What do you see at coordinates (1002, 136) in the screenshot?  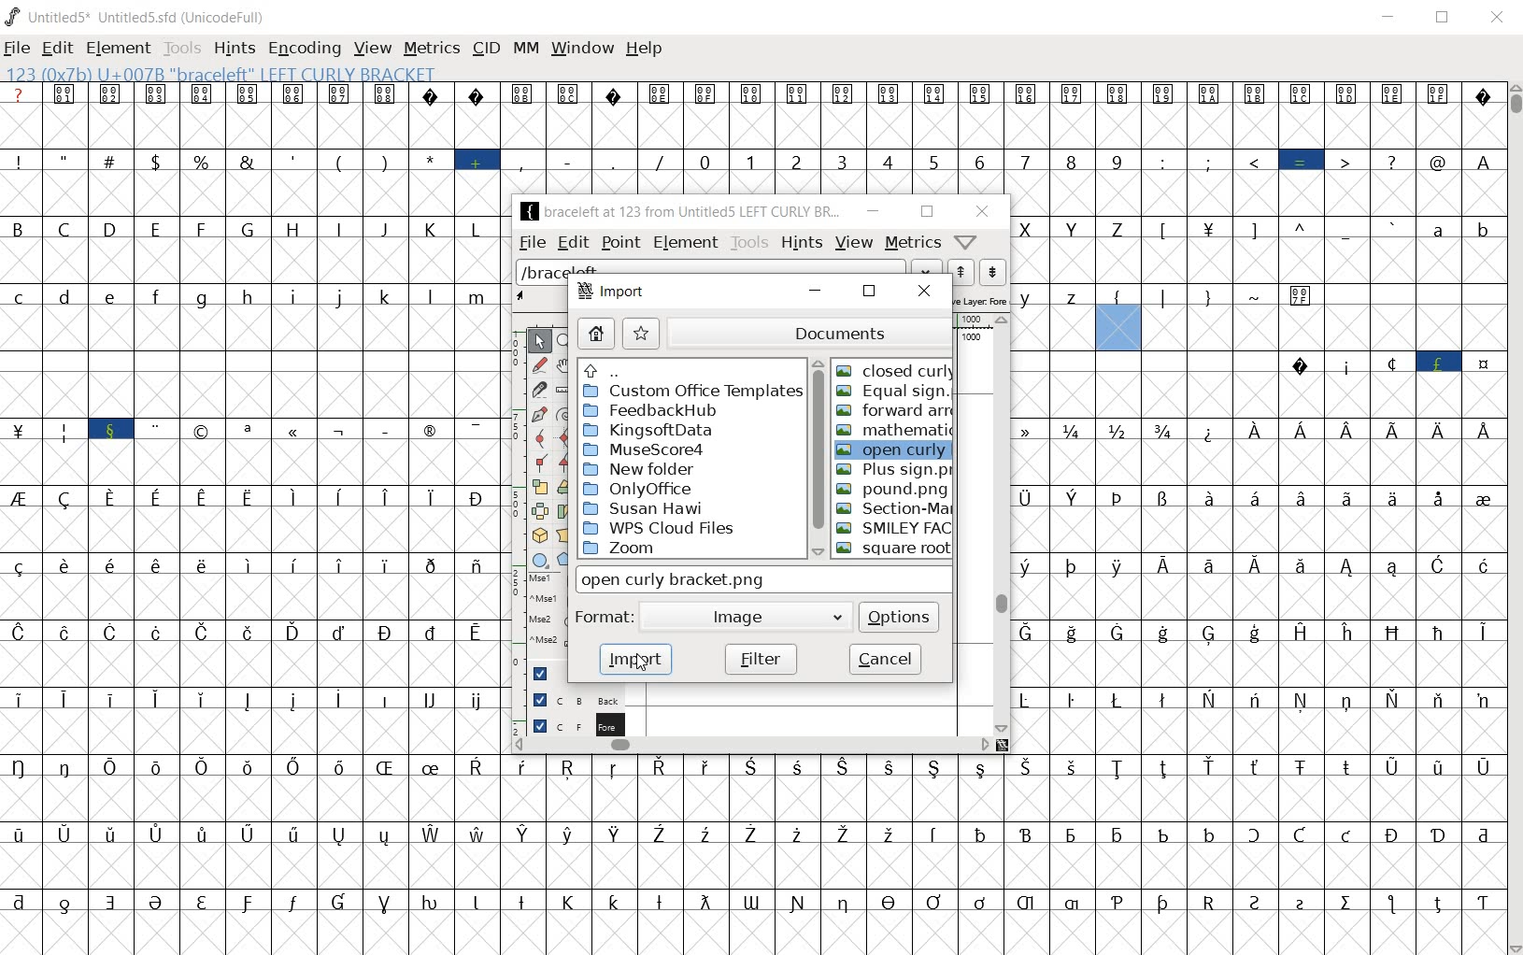 I see `glyph characters` at bounding box center [1002, 136].